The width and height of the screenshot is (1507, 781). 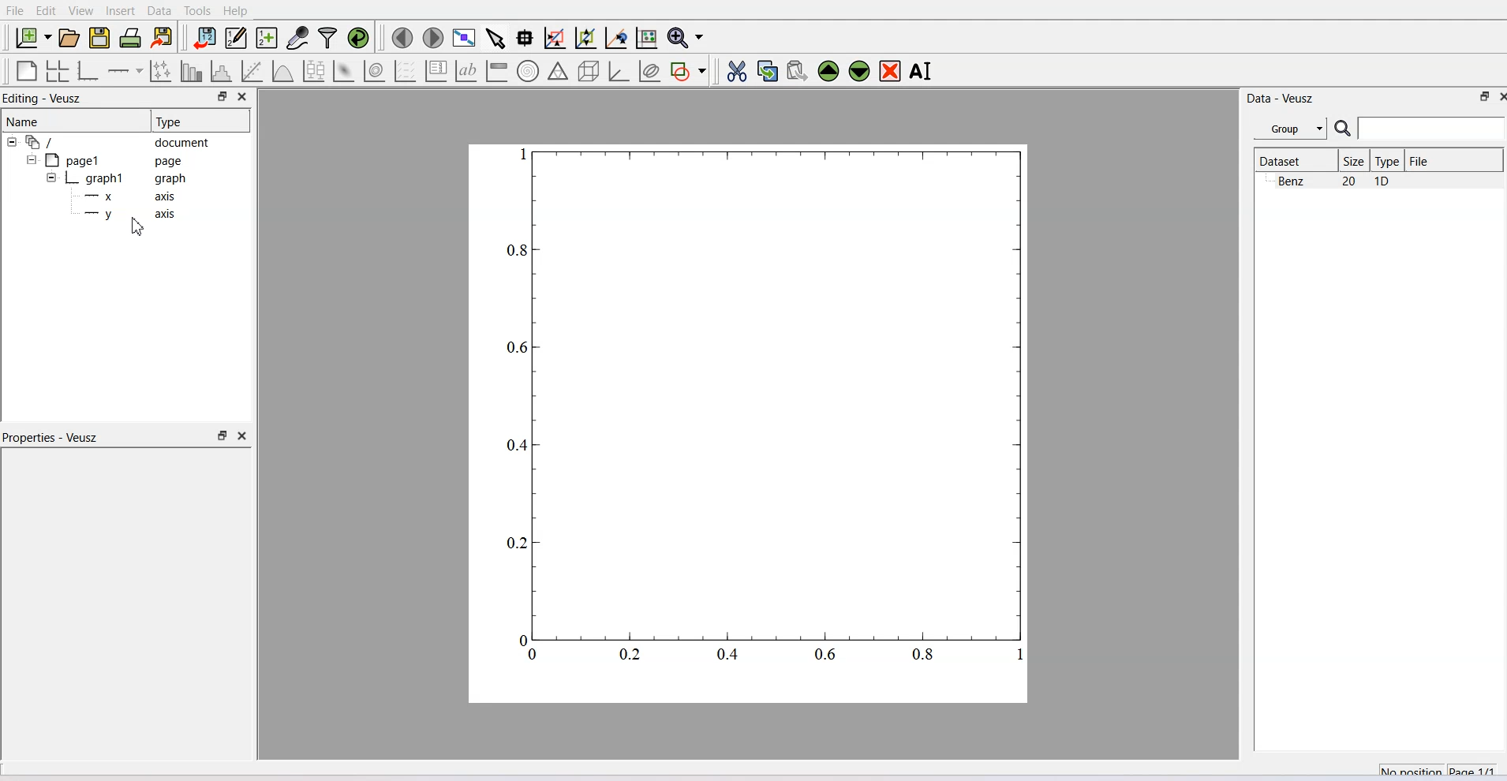 I want to click on Save a document, so click(x=100, y=38).